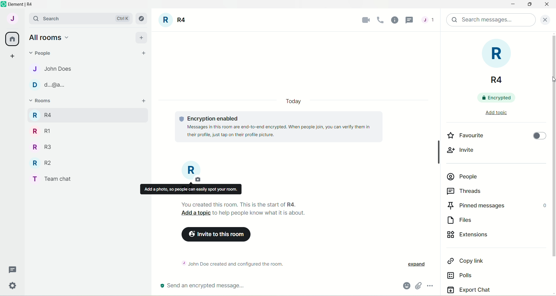 This screenshot has height=296, width=556. Describe the element at coordinates (121, 19) in the screenshot. I see `Ctrl K` at that location.